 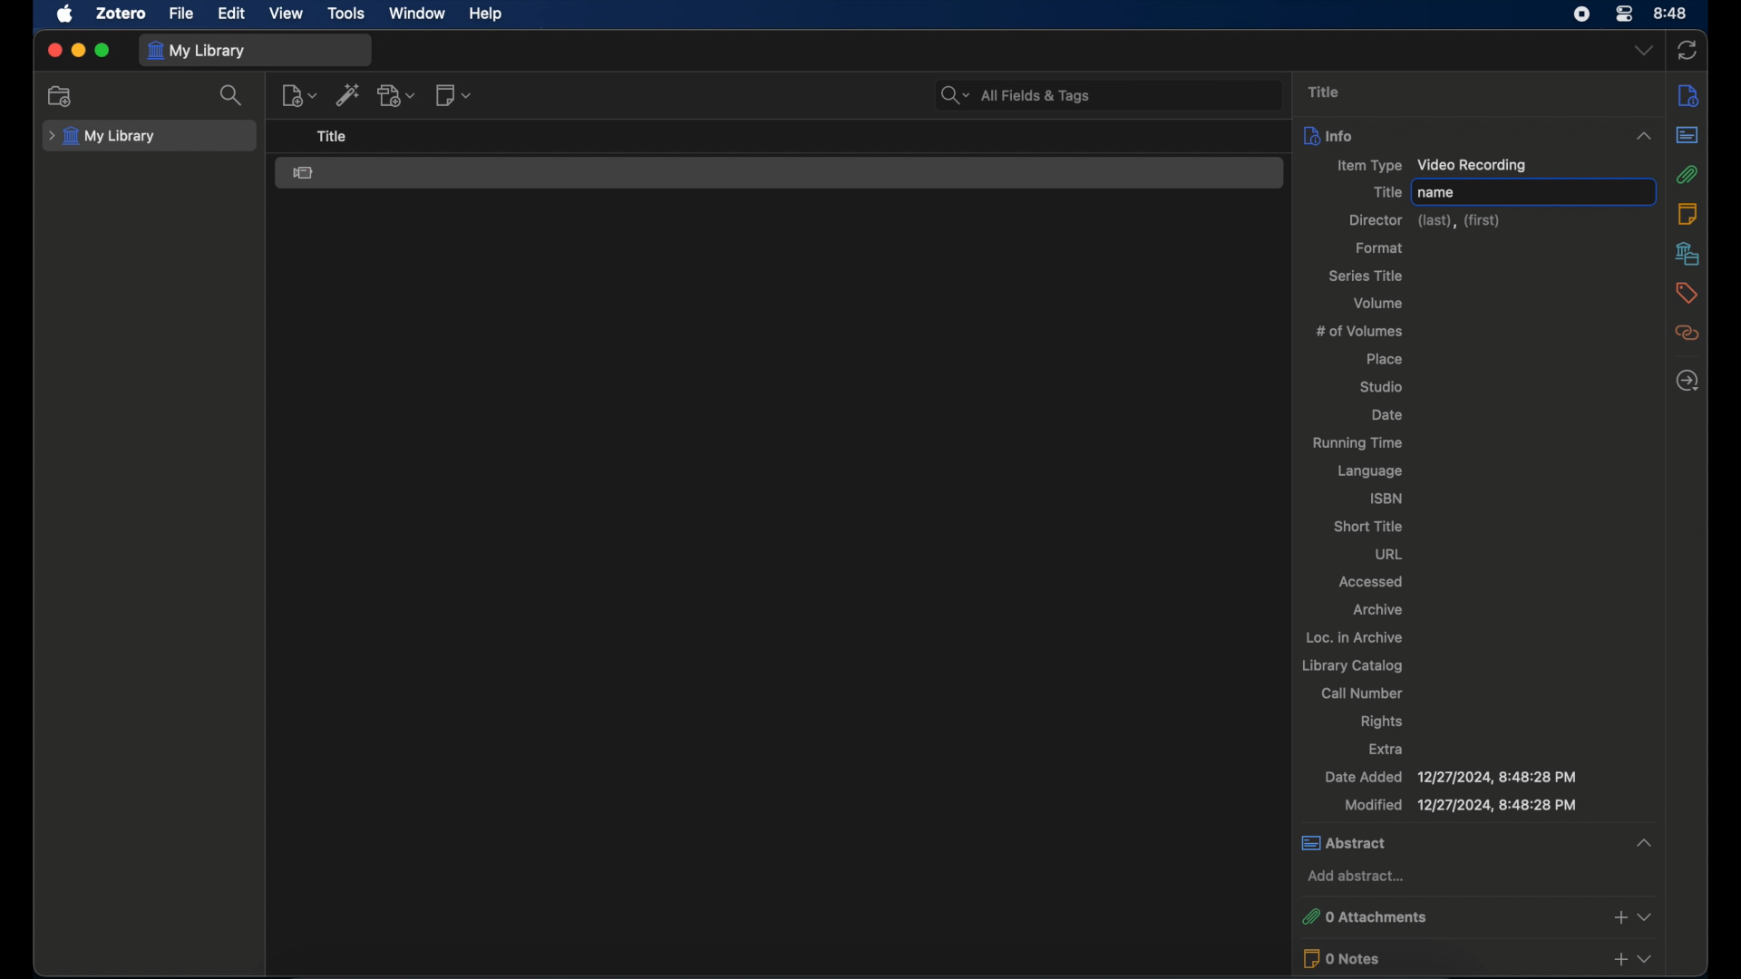 What do you see at coordinates (234, 95) in the screenshot?
I see `search` at bounding box center [234, 95].